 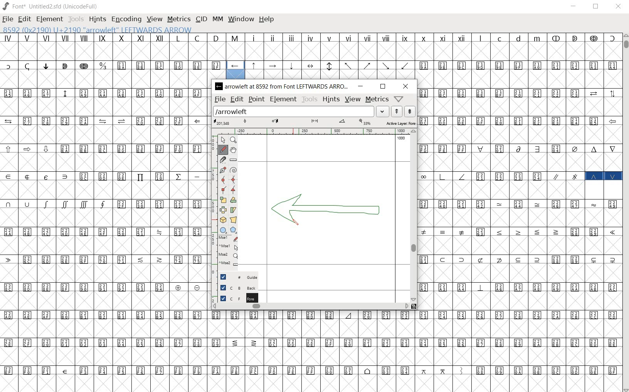 I want to click on Element, so click(x=50, y=19).